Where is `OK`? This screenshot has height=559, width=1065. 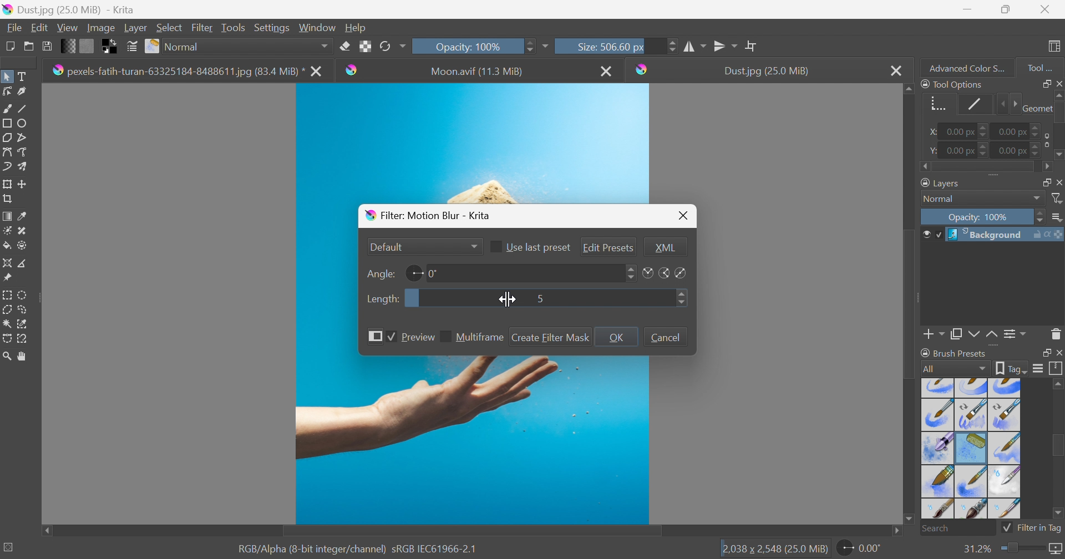 OK is located at coordinates (617, 337).